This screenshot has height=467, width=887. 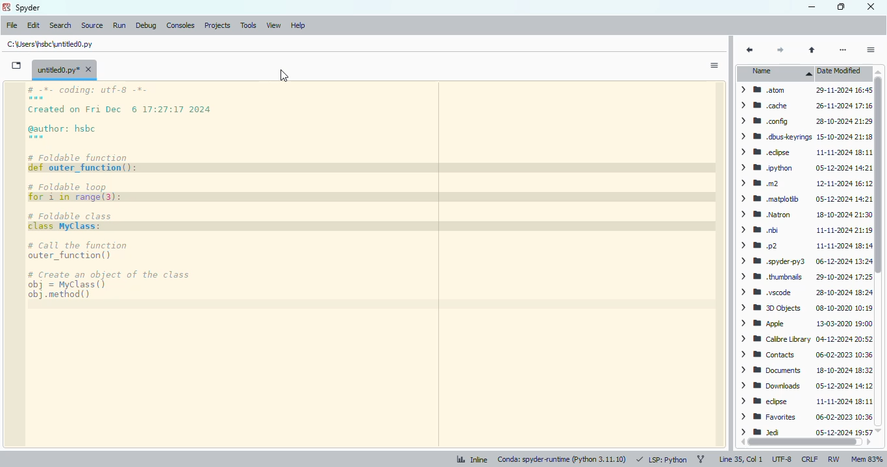 What do you see at coordinates (60, 25) in the screenshot?
I see `search` at bounding box center [60, 25].